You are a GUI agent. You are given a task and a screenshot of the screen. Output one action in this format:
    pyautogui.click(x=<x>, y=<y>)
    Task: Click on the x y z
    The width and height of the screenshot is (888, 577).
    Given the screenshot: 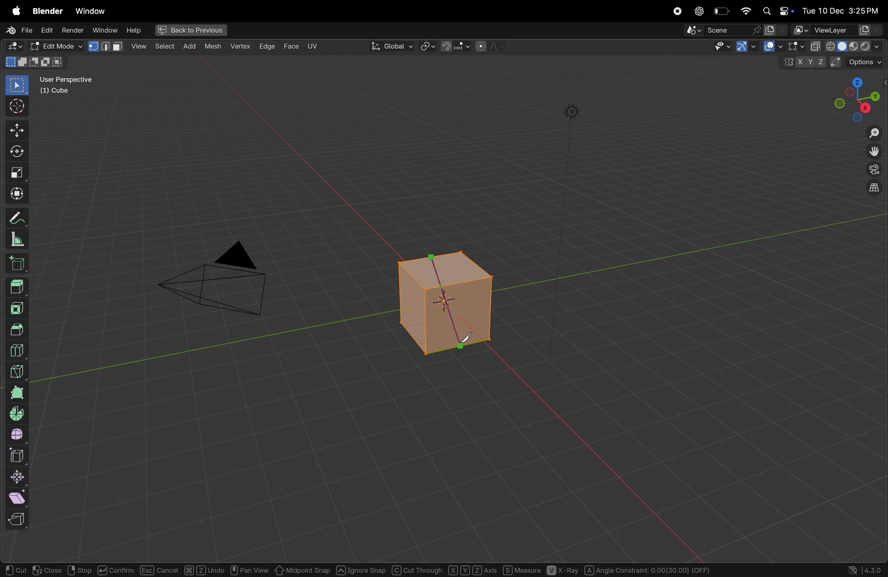 What is the action you would take?
    pyautogui.click(x=802, y=64)
    